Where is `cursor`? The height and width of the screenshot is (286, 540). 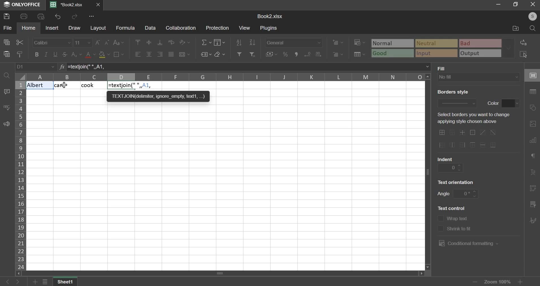 cursor is located at coordinates (66, 87).